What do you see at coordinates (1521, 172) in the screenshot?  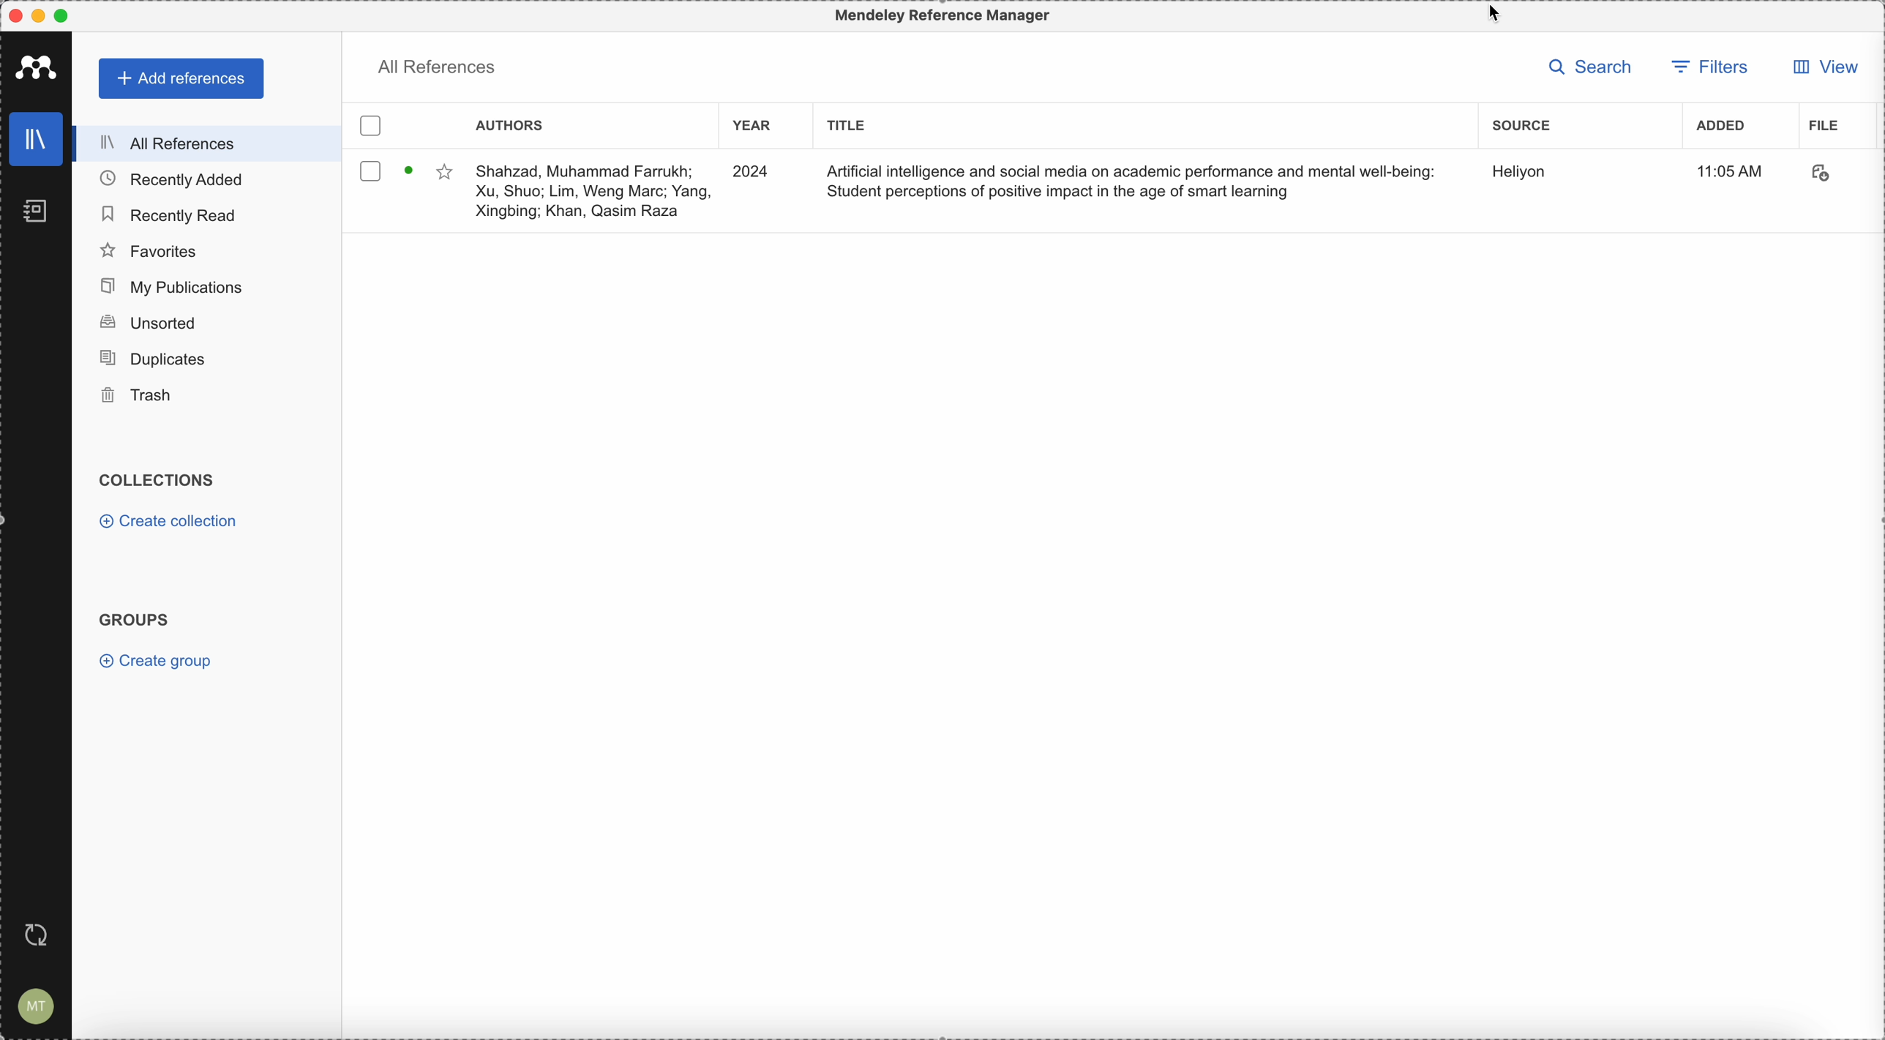 I see `source` at bounding box center [1521, 172].